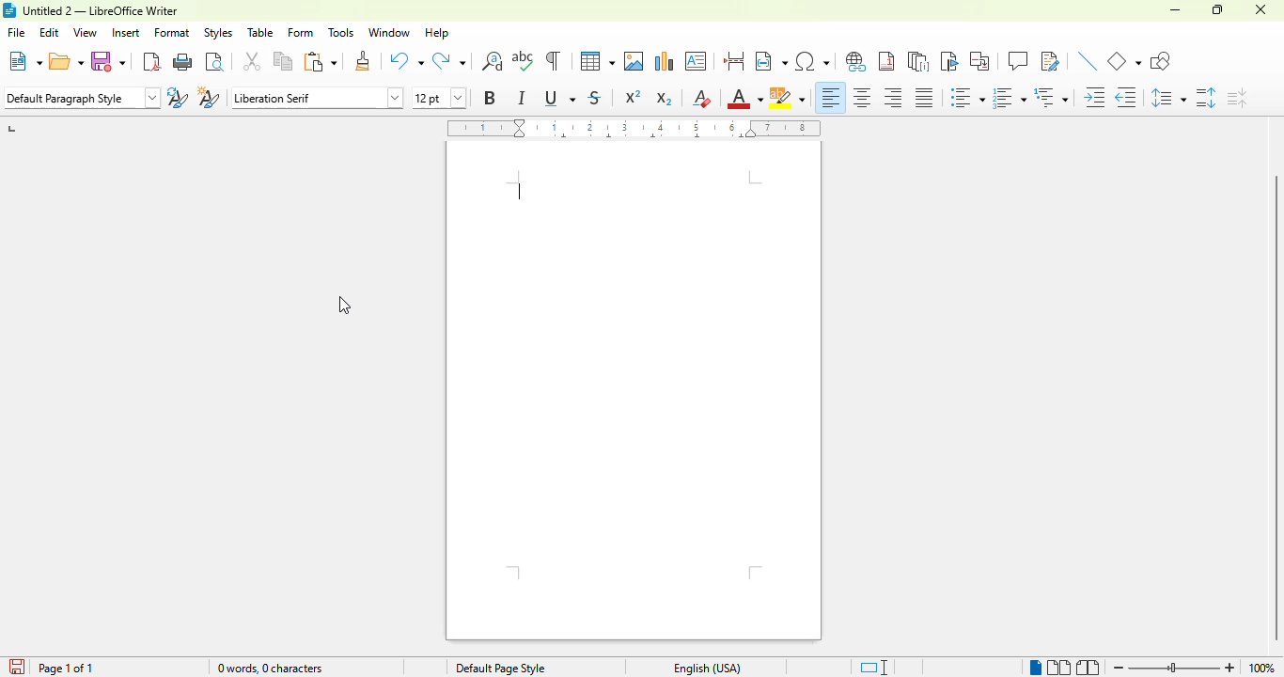  I want to click on undo, so click(407, 62).